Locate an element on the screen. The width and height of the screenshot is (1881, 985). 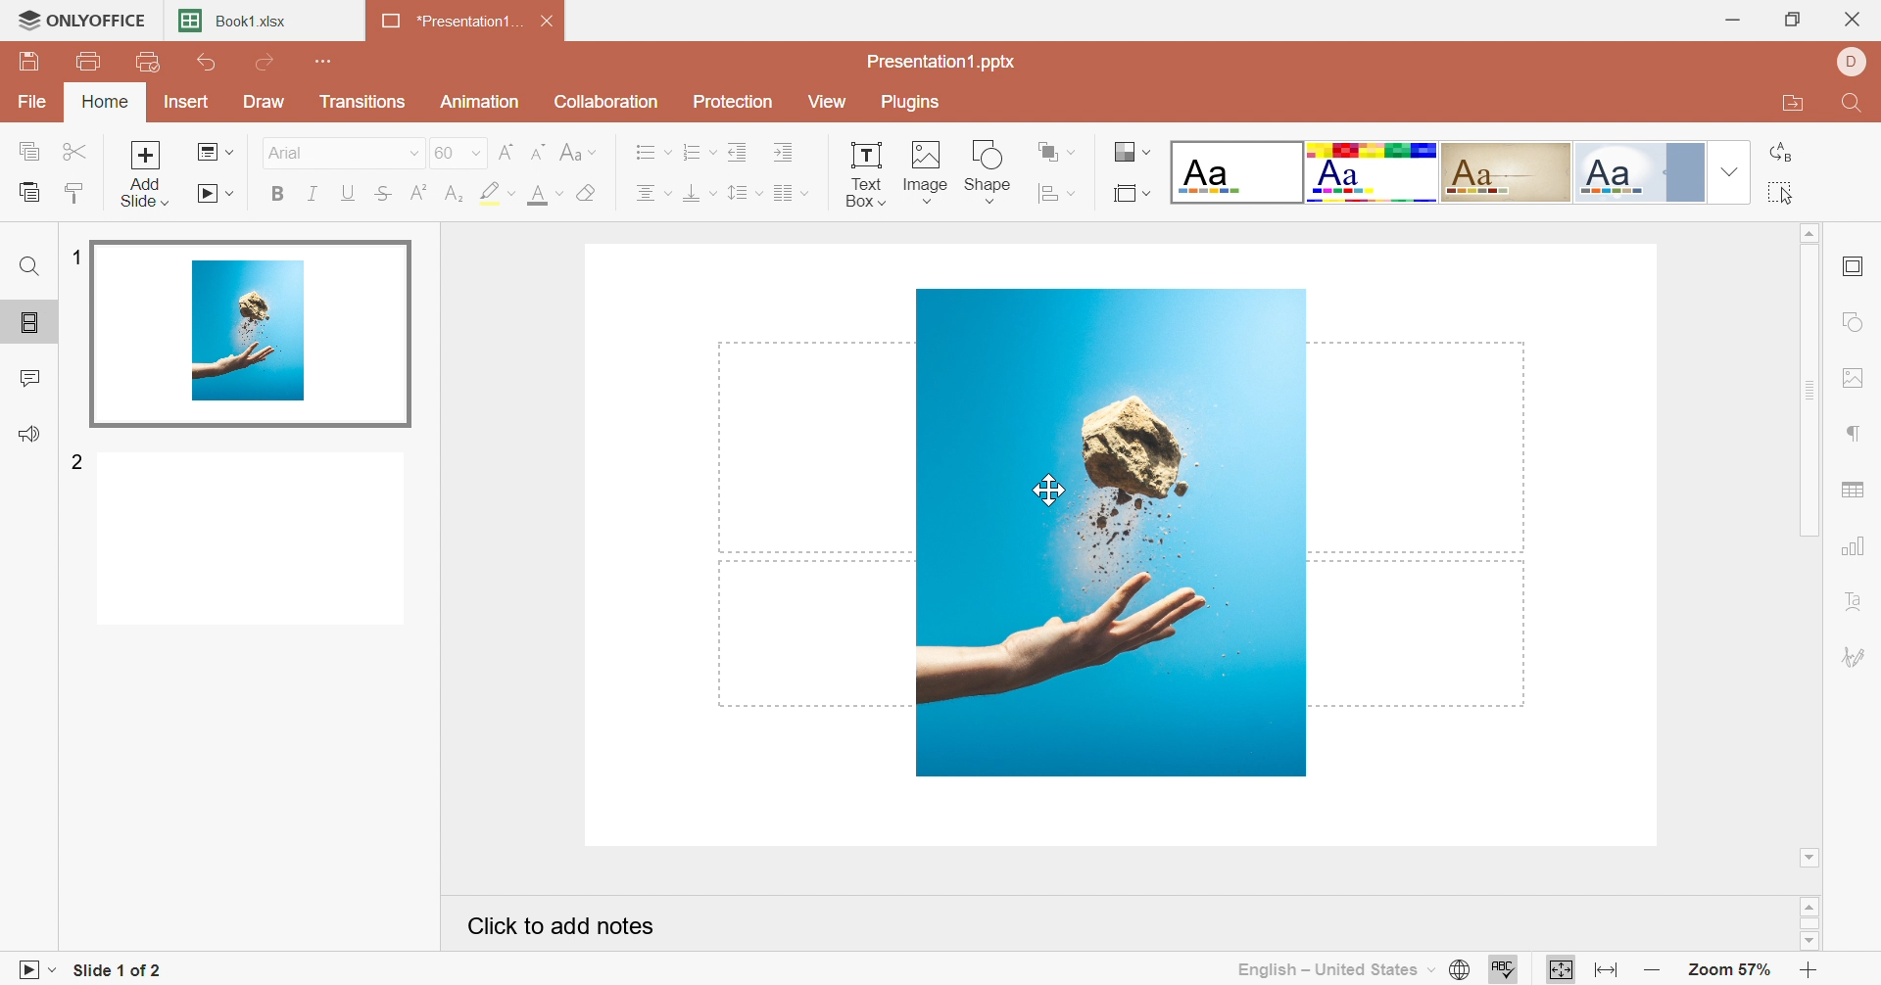
Insert is located at coordinates (187, 101).